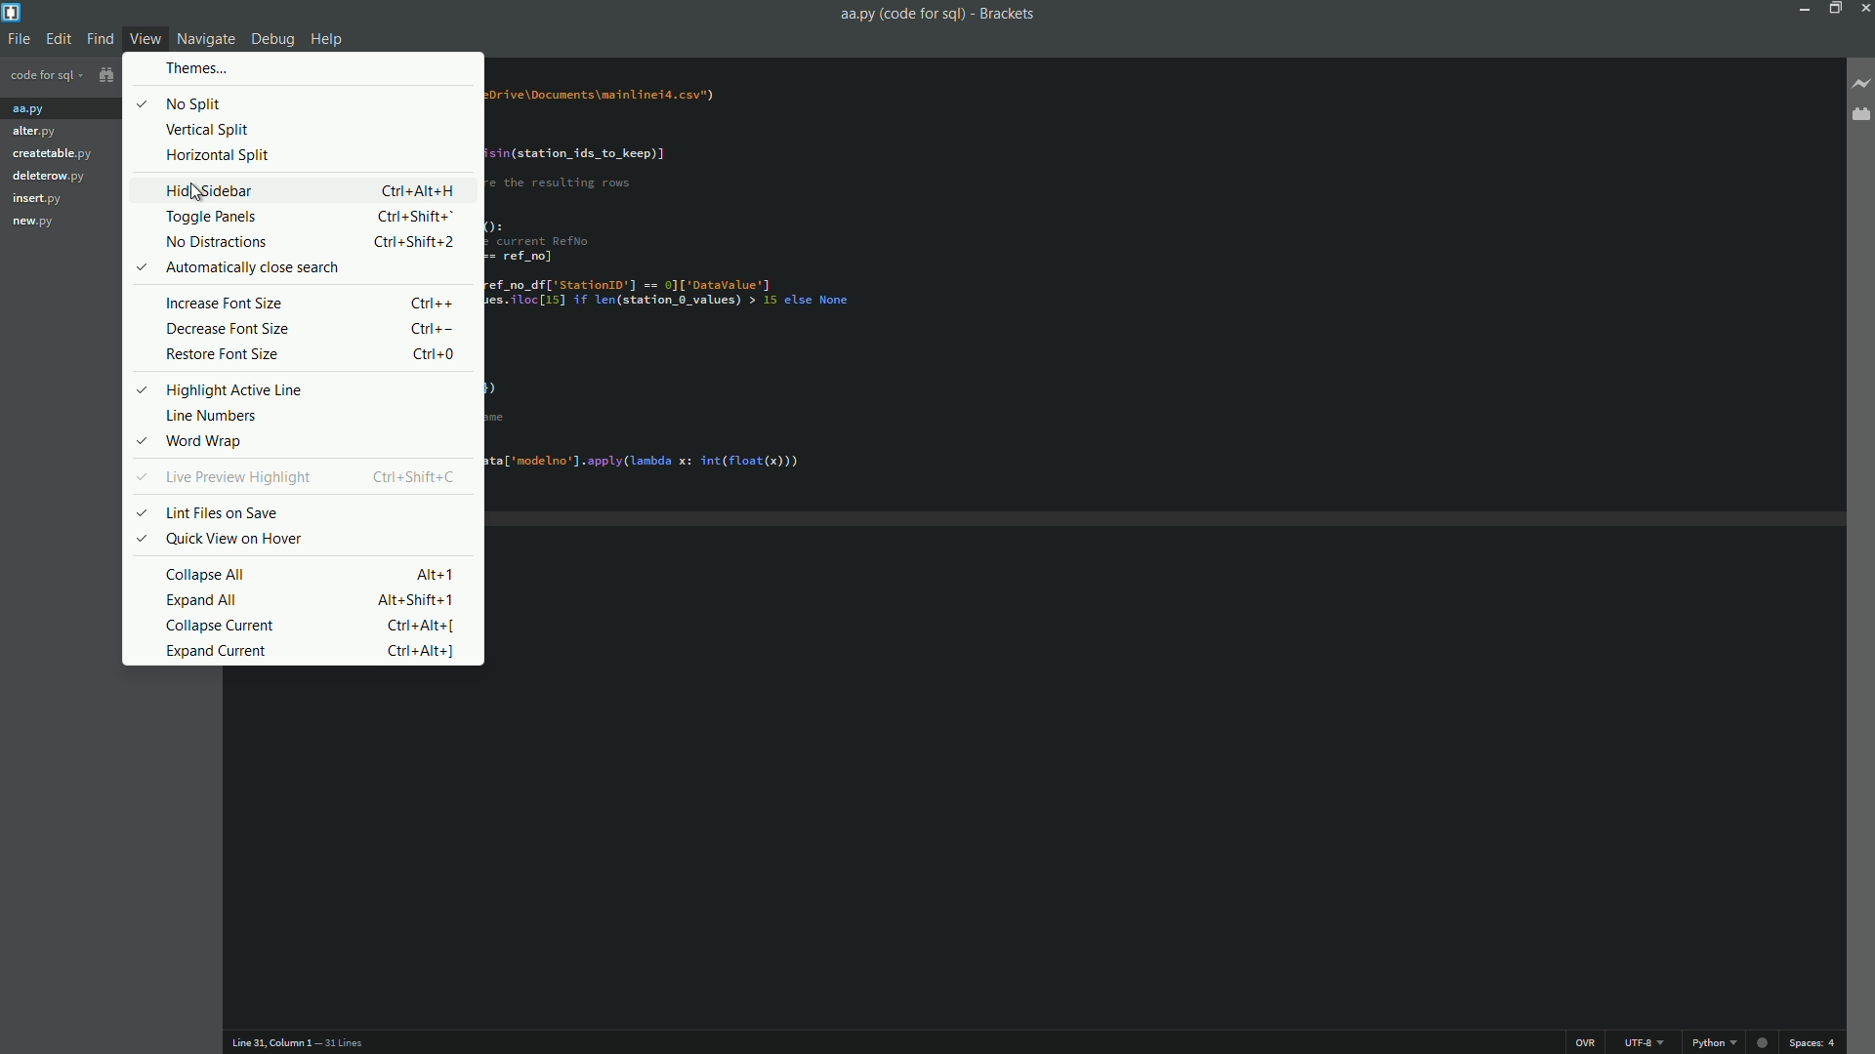 The height and width of the screenshot is (1054, 1875). Describe the element at coordinates (214, 218) in the screenshot. I see `toggle panels button` at that location.